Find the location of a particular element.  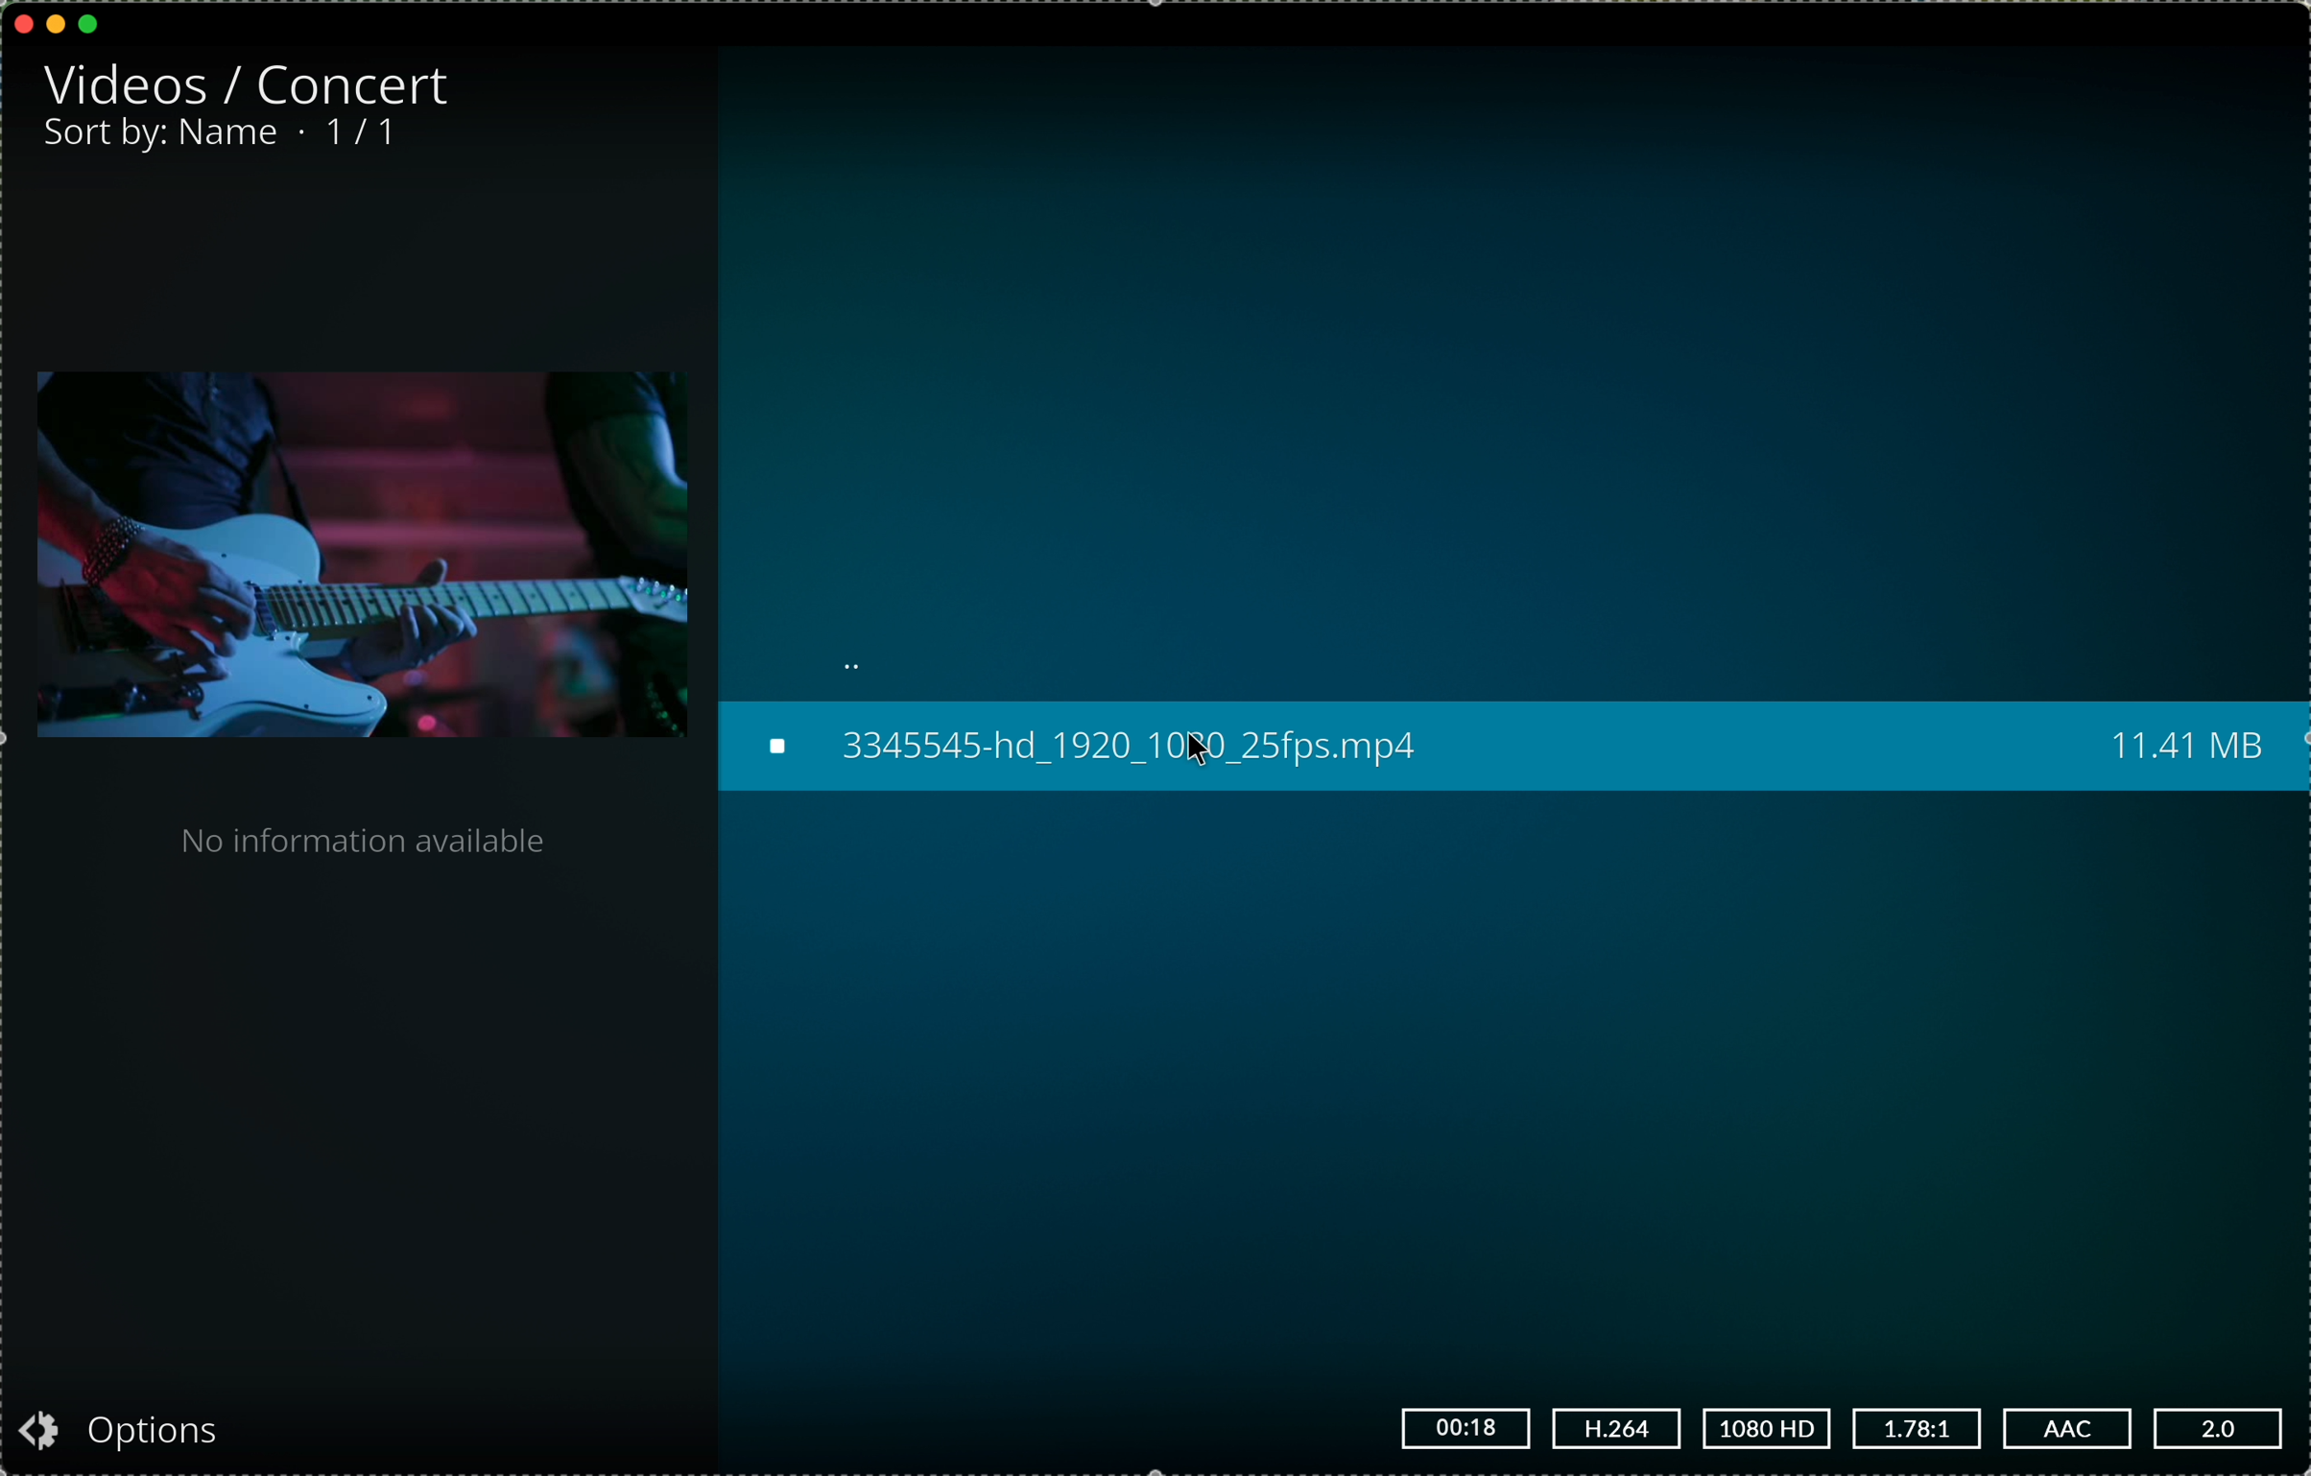

2.0 is located at coordinates (2219, 1428).